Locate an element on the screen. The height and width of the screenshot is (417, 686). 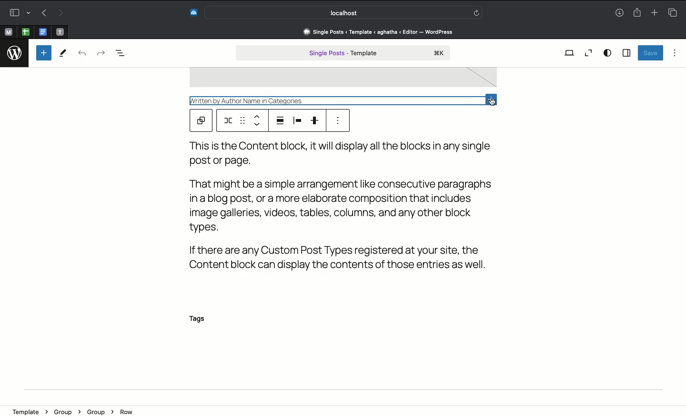
Parent block group is located at coordinates (201, 121).